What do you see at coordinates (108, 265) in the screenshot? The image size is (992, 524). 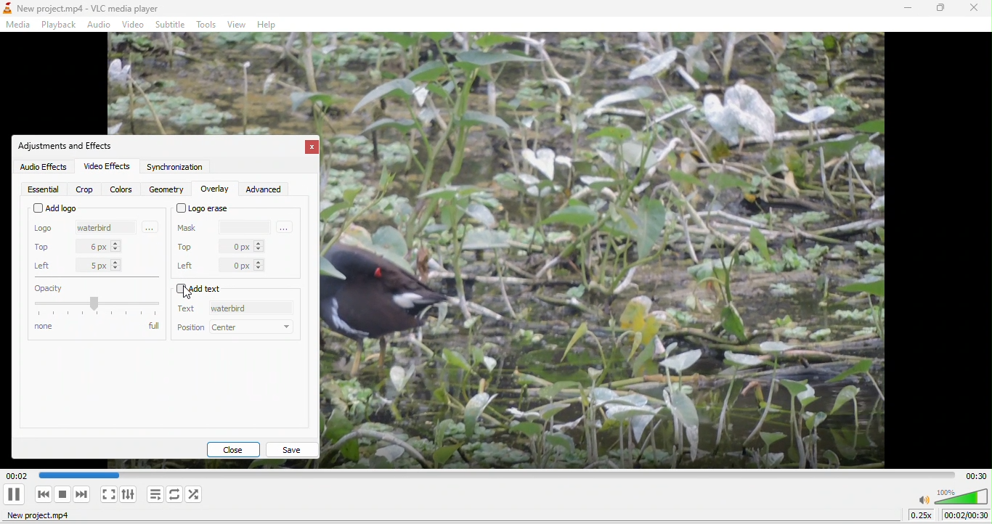 I see `5 px` at bounding box center [108, 265].